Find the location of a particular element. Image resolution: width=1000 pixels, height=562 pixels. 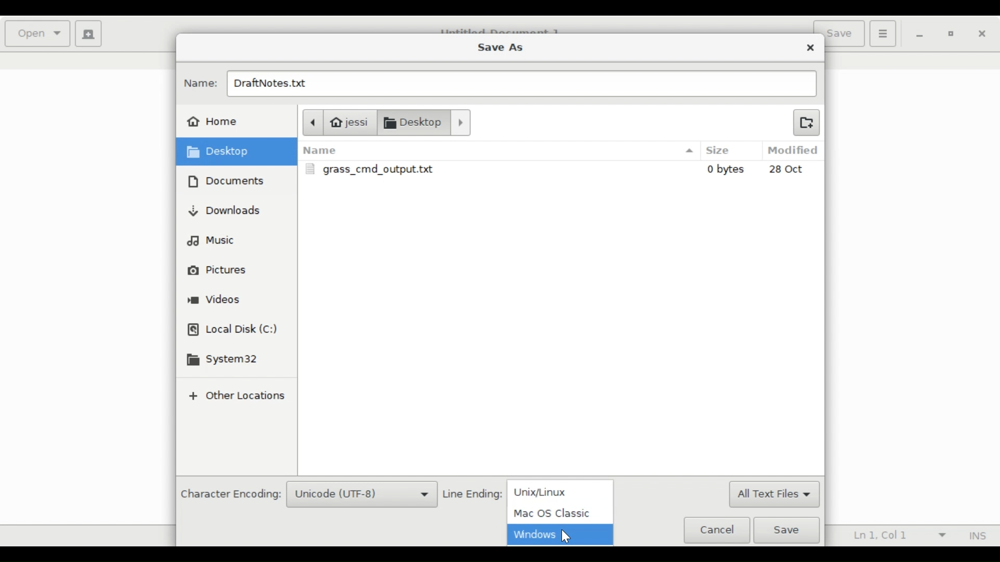

Cursor is located at coordinates (571, 535).